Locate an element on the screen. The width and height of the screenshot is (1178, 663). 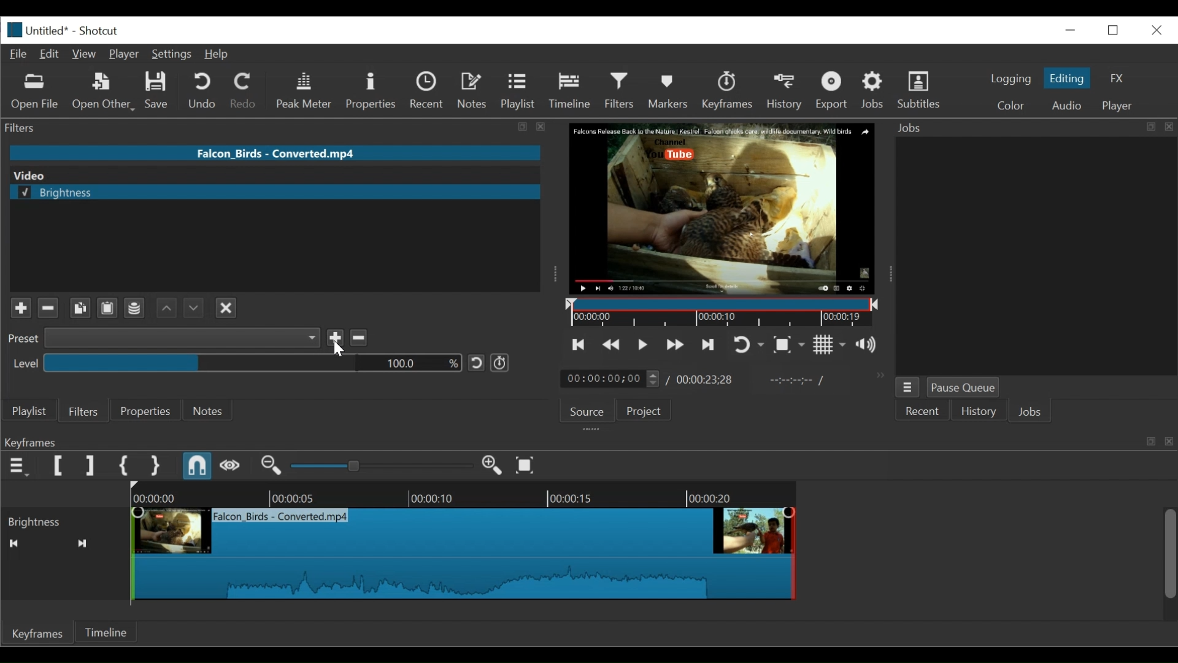
Recent is located at coordinates (428, 91).